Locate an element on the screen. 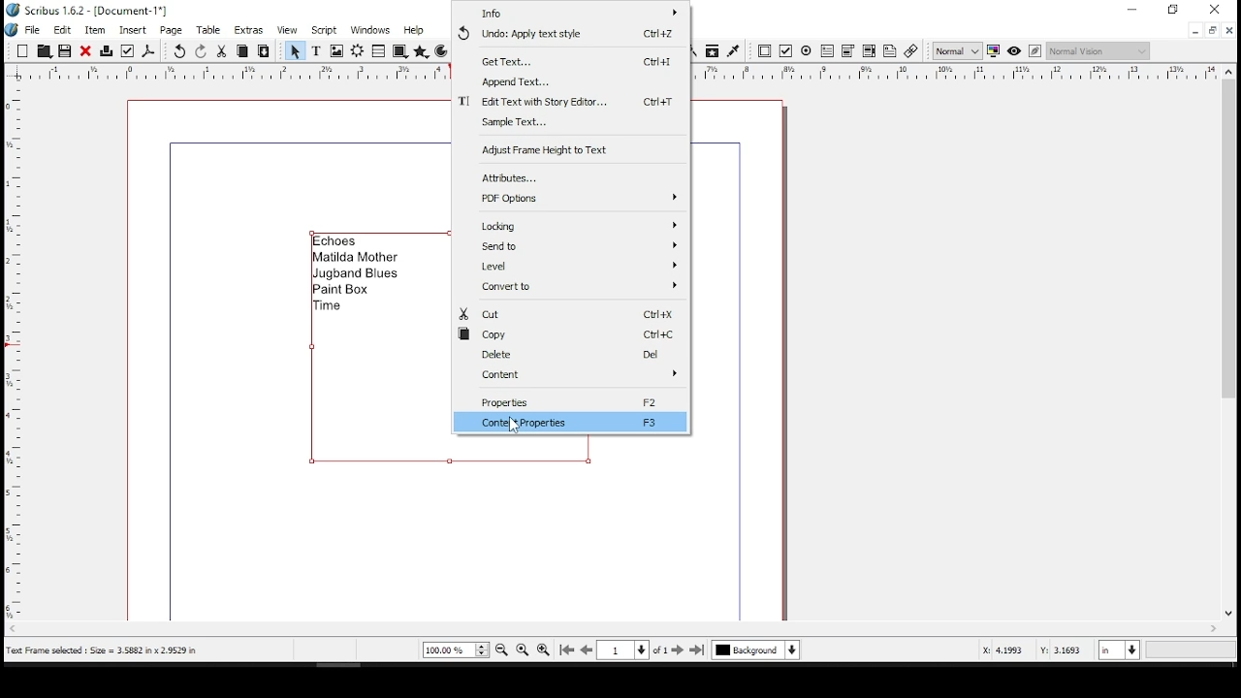  zoom to 100% is located at coordinates (523, 649).